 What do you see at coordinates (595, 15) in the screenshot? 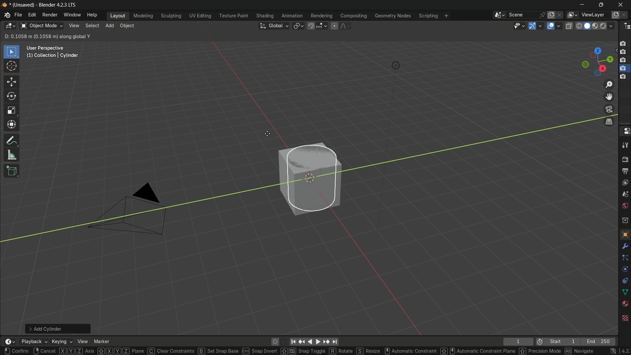
I see `view layer name` at bounding box center [595, 15].